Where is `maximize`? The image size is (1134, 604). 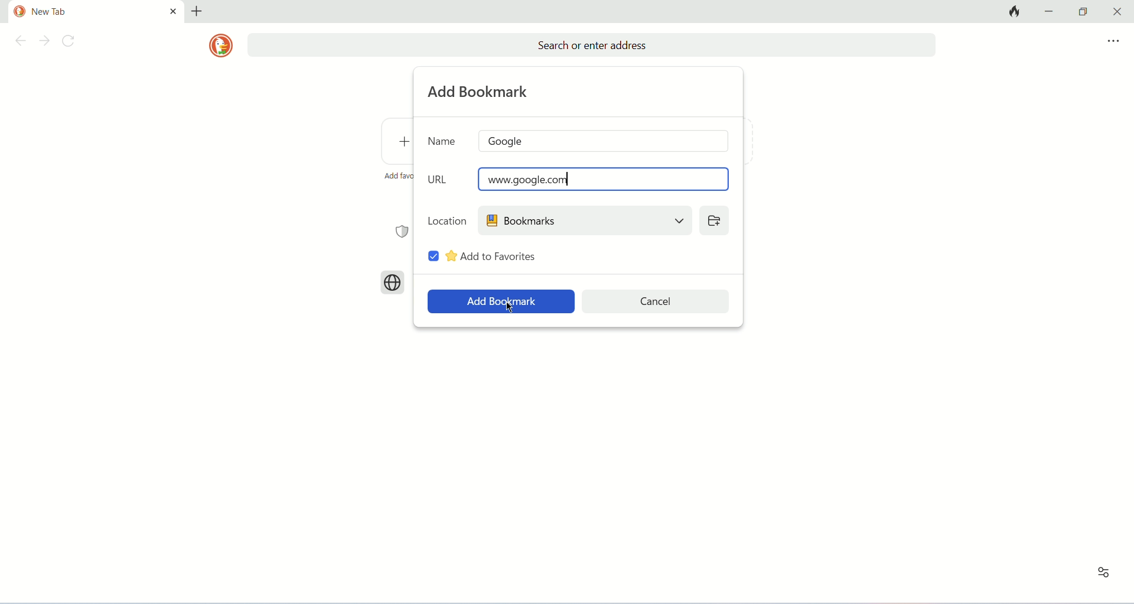
maximize is located at coordinates (1083, 12).